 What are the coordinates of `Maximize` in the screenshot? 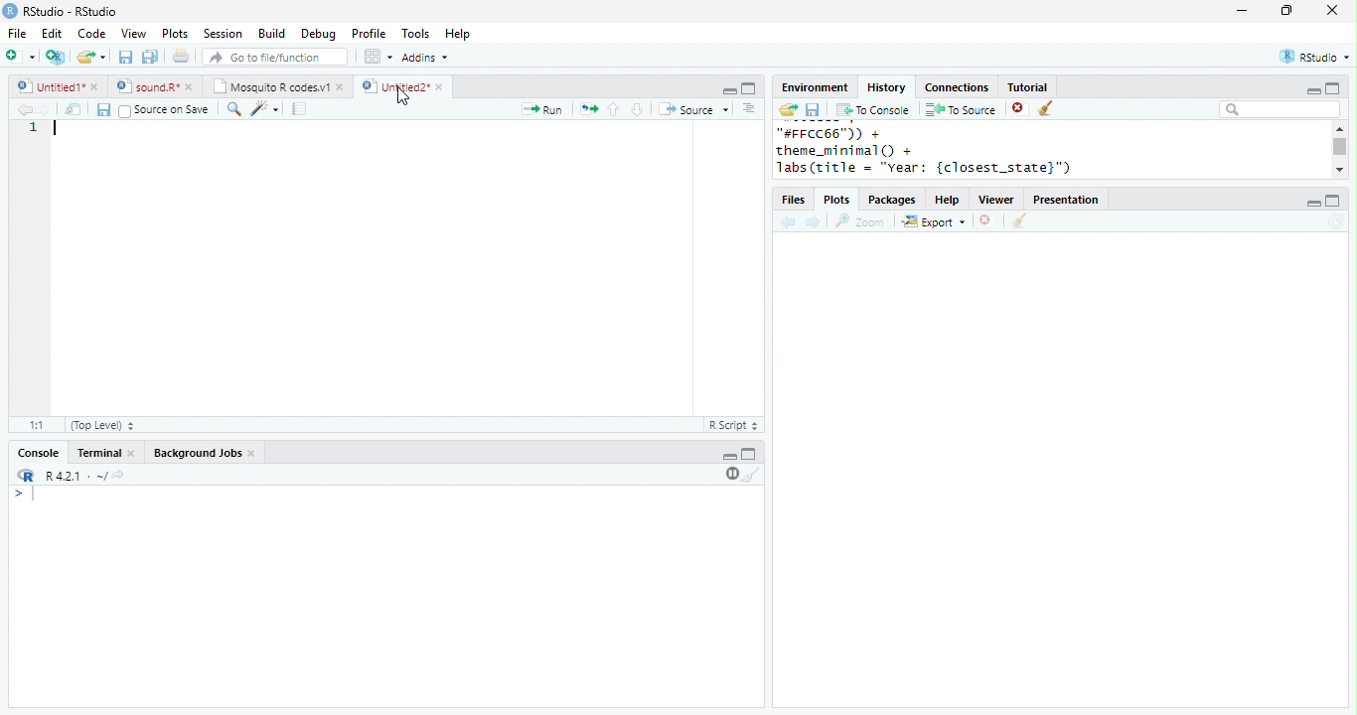 It's located at (749, 454).